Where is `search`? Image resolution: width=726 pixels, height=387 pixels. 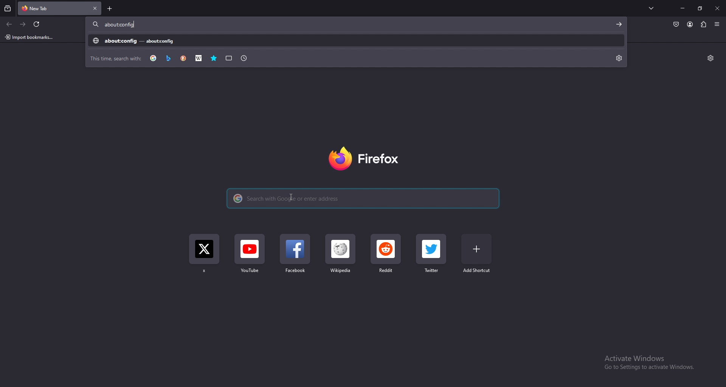
search is located at coordinates (357, 41).